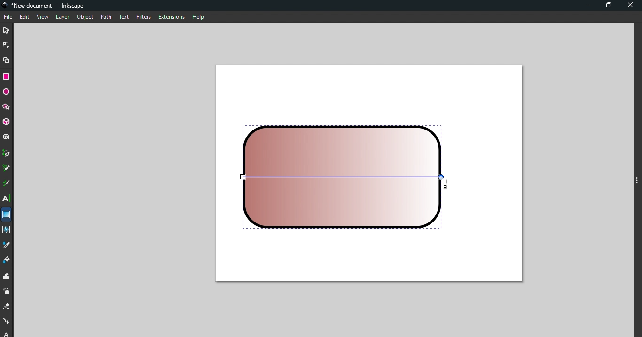 This screenshot has width=642, height=337. Describe the element at coordinates (7, 169) in the screenshot. I see `Pencil tool` at that location.